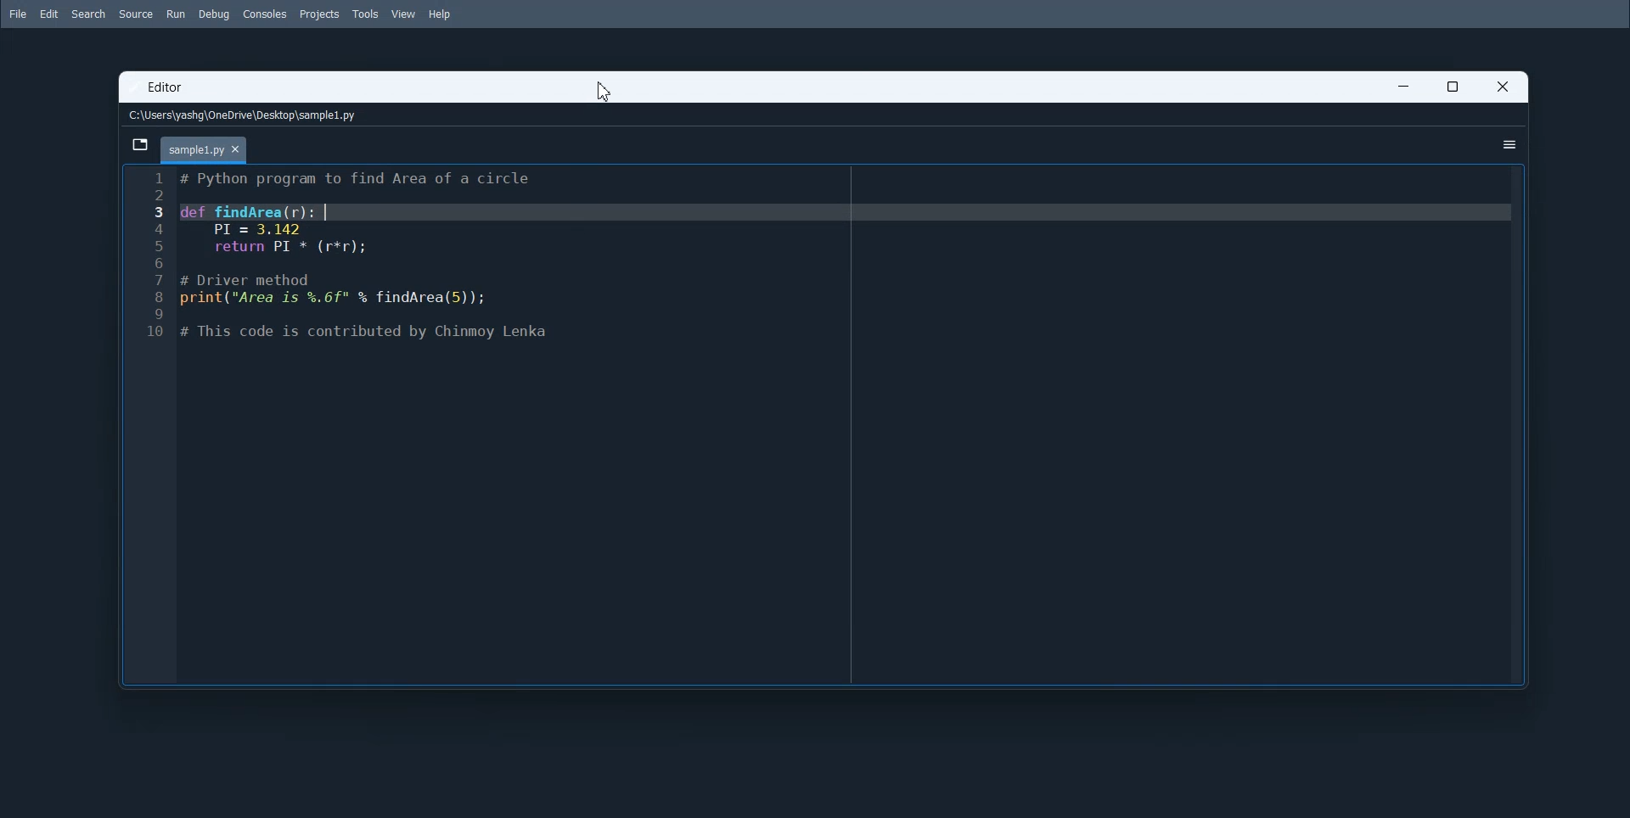  What do you see at coordinates (141, 145) in the screenshot?
I see `Browse Tab` at bounding box center [141, 145].